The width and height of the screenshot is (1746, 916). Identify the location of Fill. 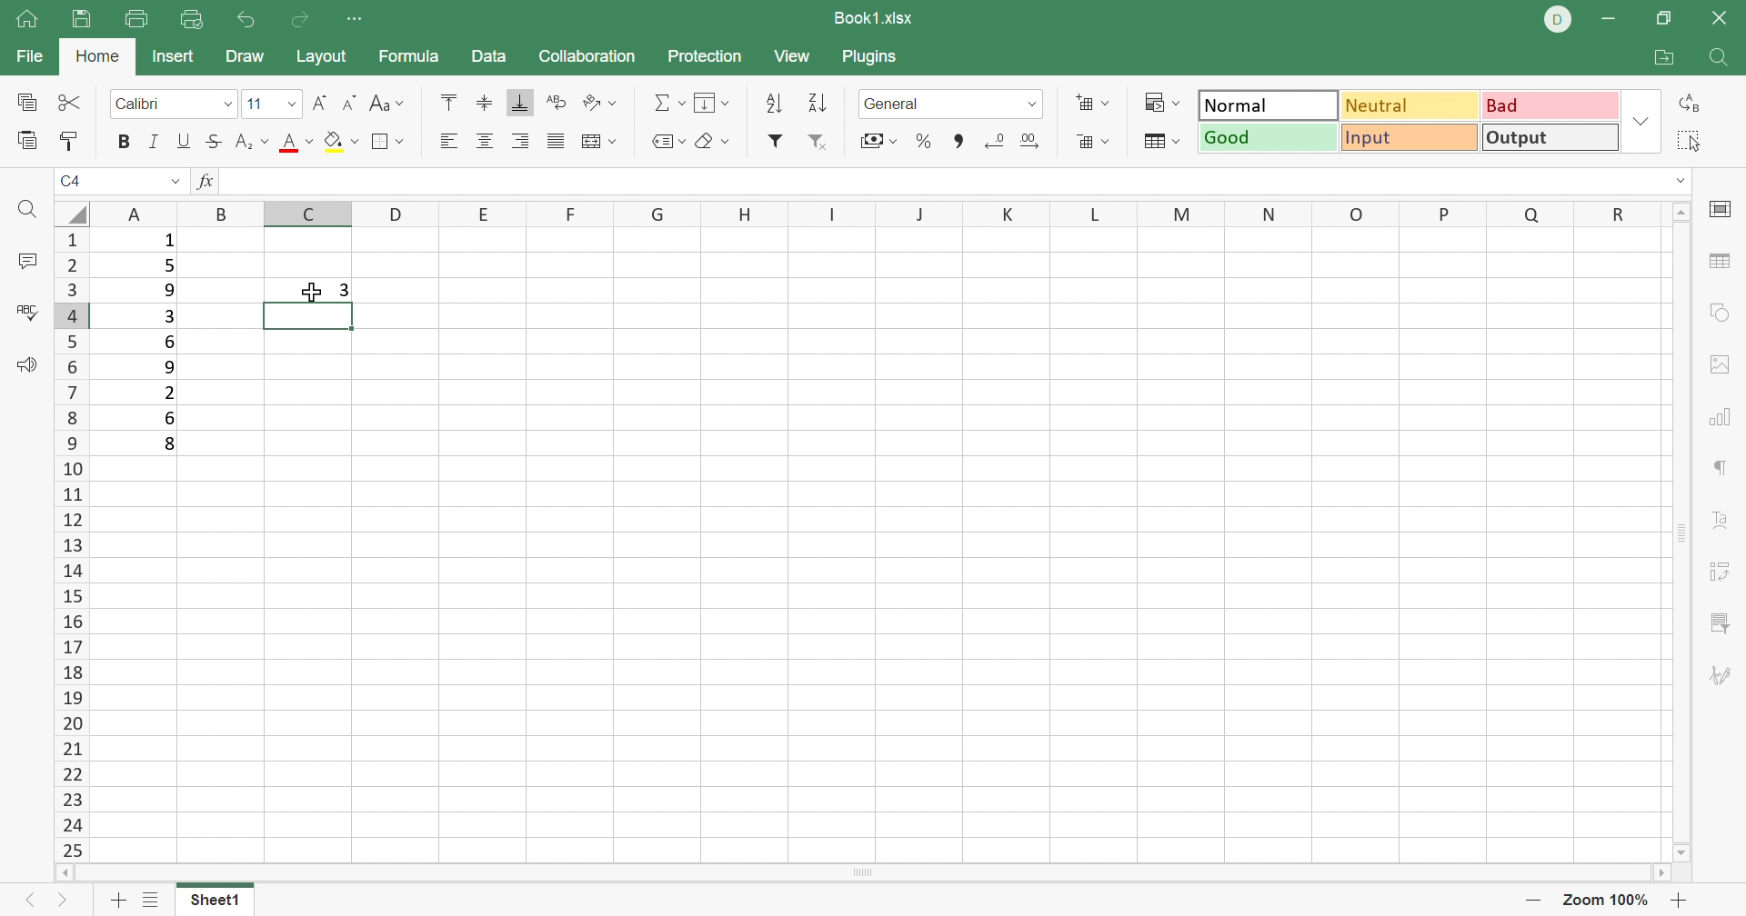
(713, 104).